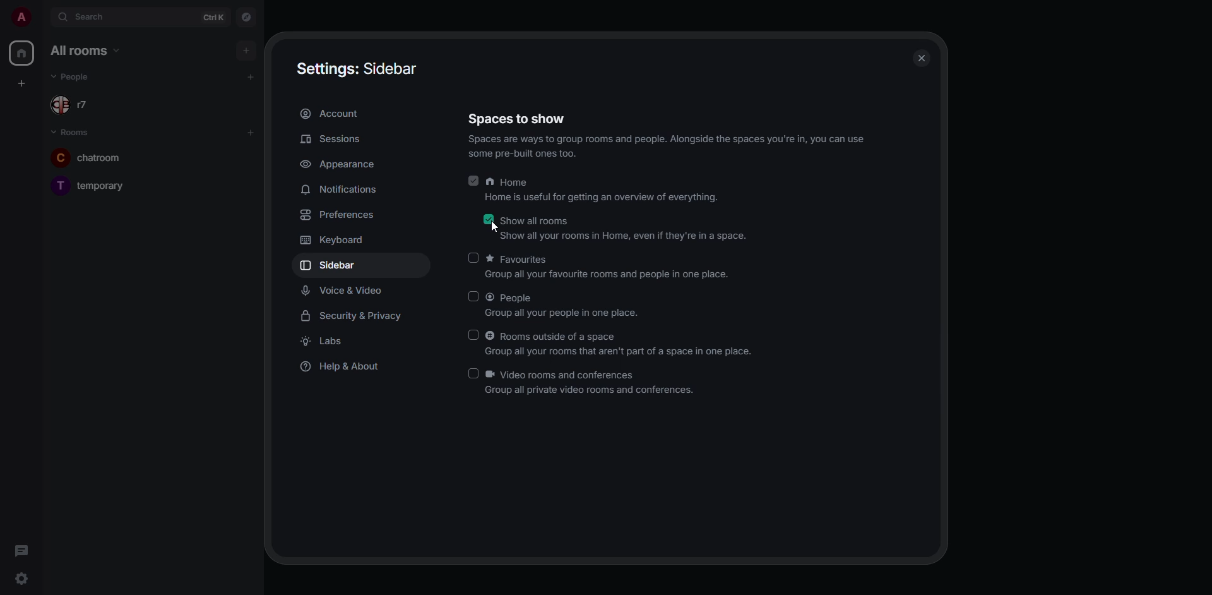 The width and height of the screenshot is (1212, 595). I want to click on keyboard, so click(342, 241).